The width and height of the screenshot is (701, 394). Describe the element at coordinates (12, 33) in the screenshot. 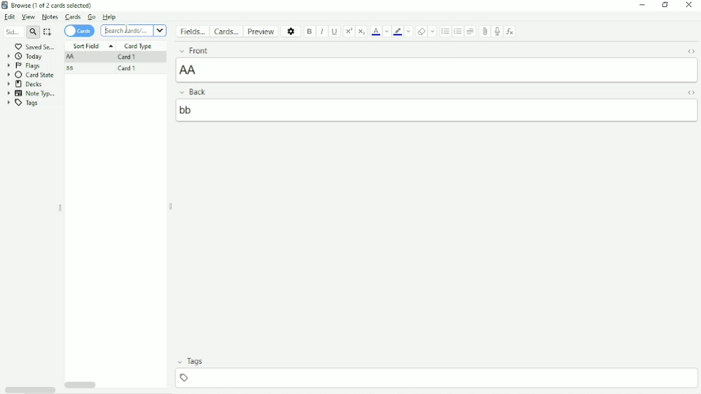

I see `Search in sidebar` at that location.